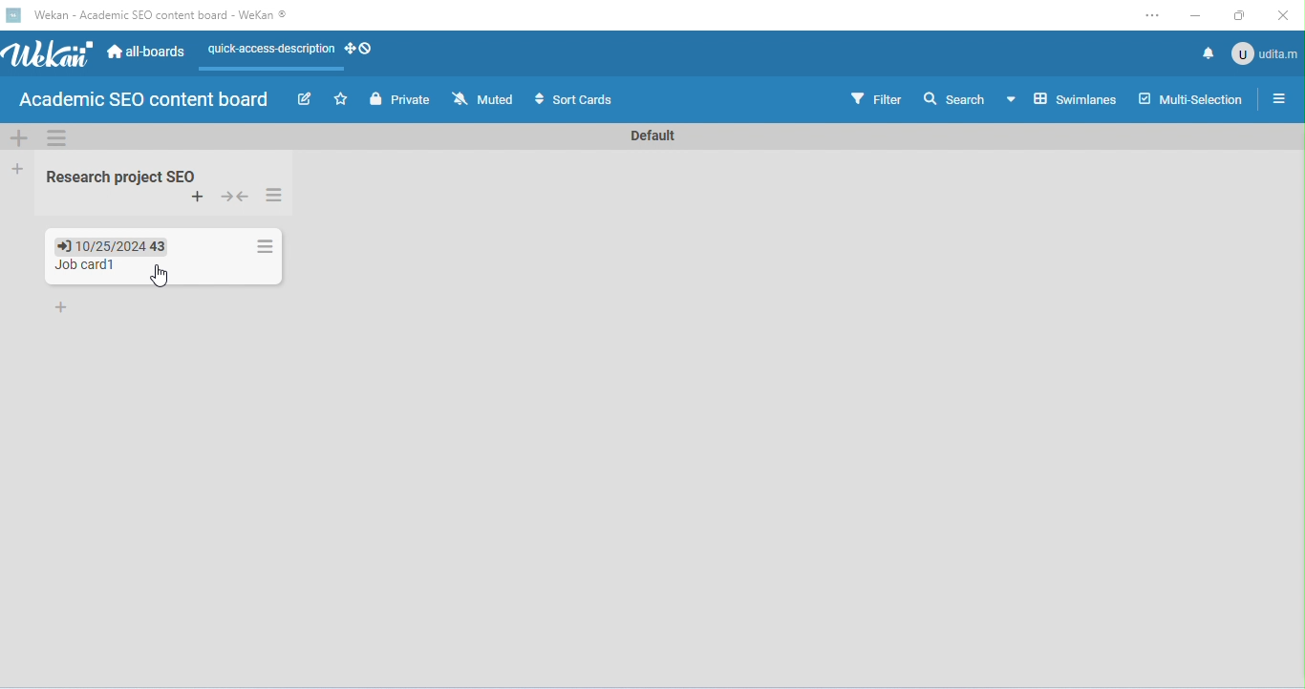 The height and width of the screenshot is (689, 1305). Describe the element at coordinates (1265, 52) in the screenshot. I see `admin` at that location.